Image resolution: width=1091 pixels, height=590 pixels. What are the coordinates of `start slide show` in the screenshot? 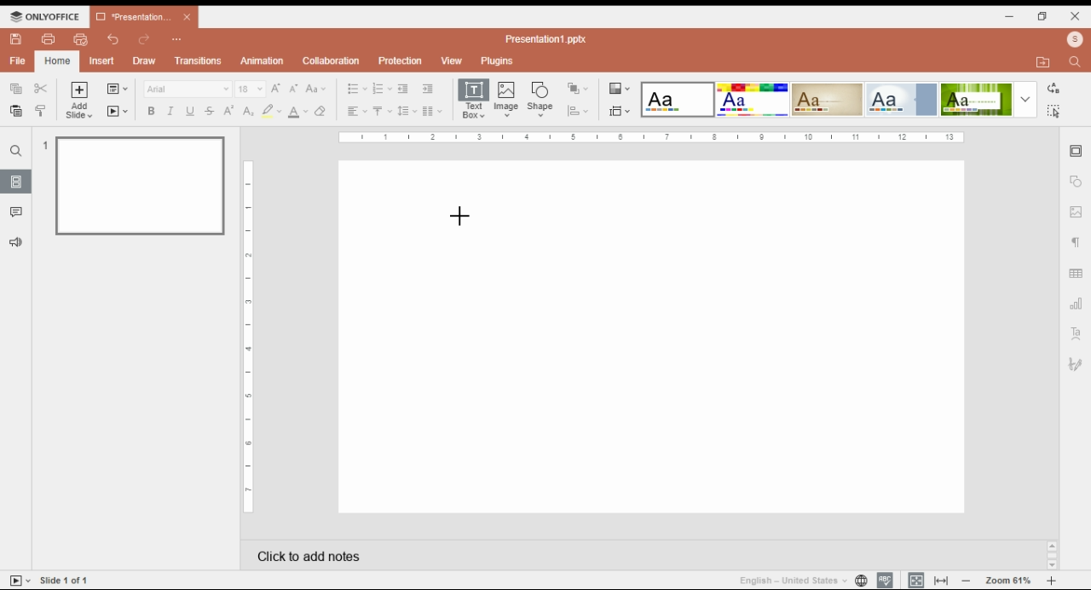 It's located at (118, 112).